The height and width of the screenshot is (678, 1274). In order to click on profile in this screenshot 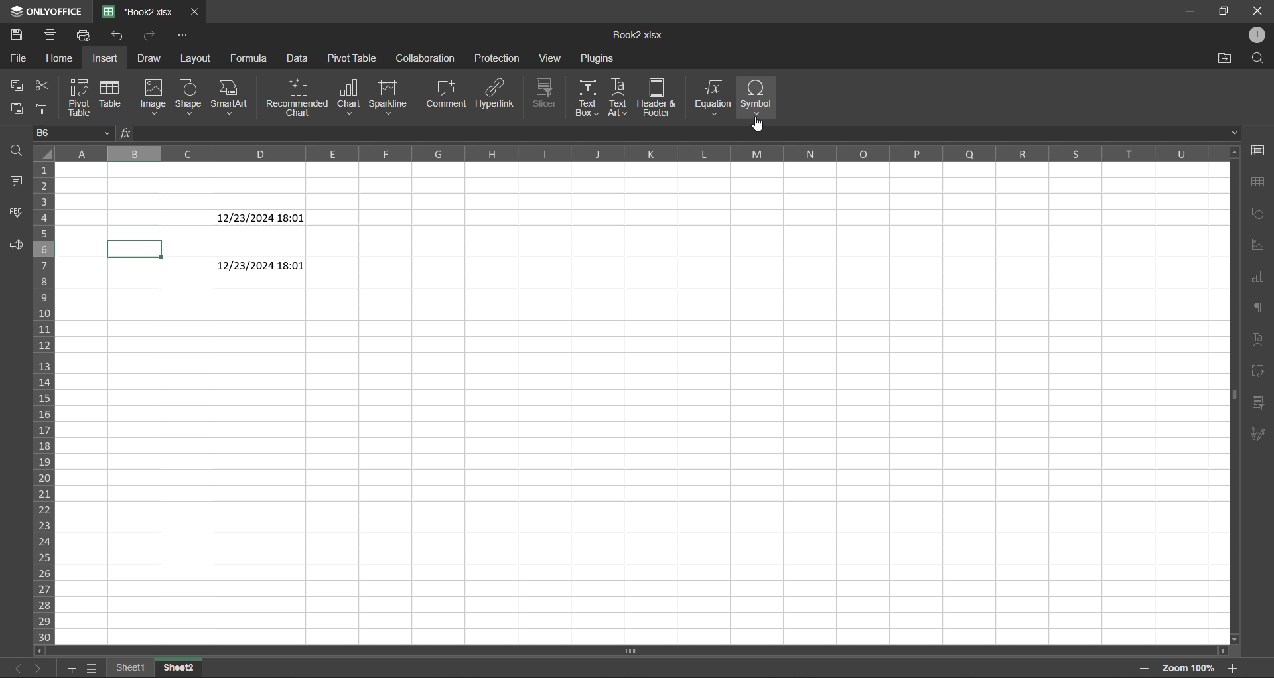, I will do `click(1257, 35)`.